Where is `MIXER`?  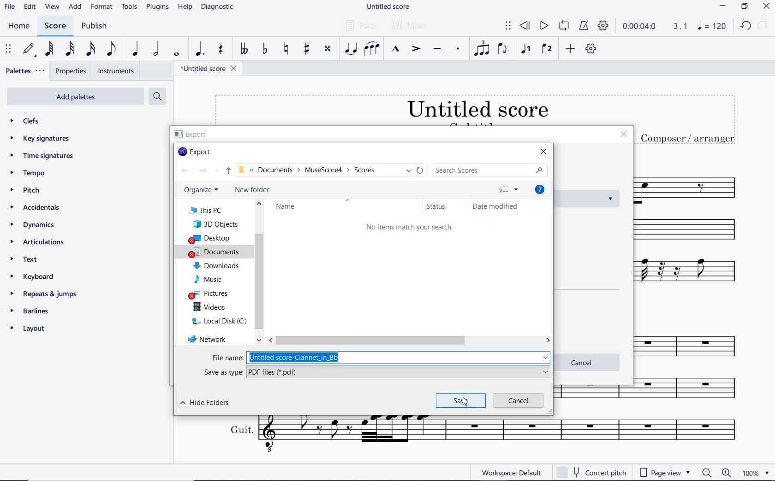 MIXER is located at coordinates (413, 26).